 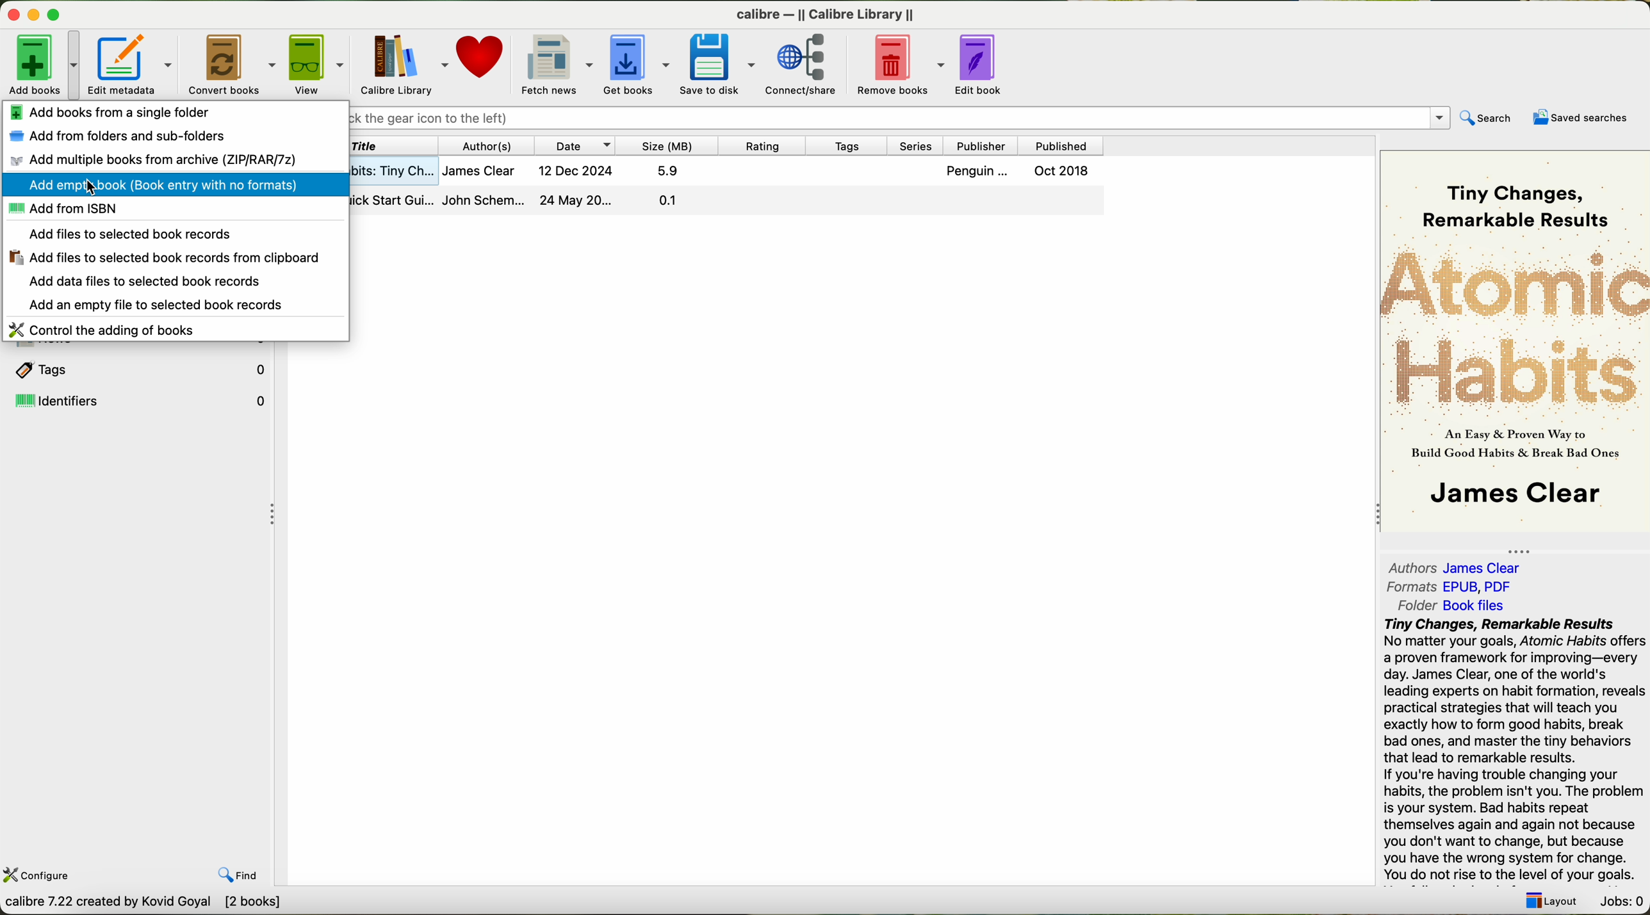 What do you see at coordinates (805, 65) in the screenshot?
I see `connect/share` at bounding box center [805, 65].